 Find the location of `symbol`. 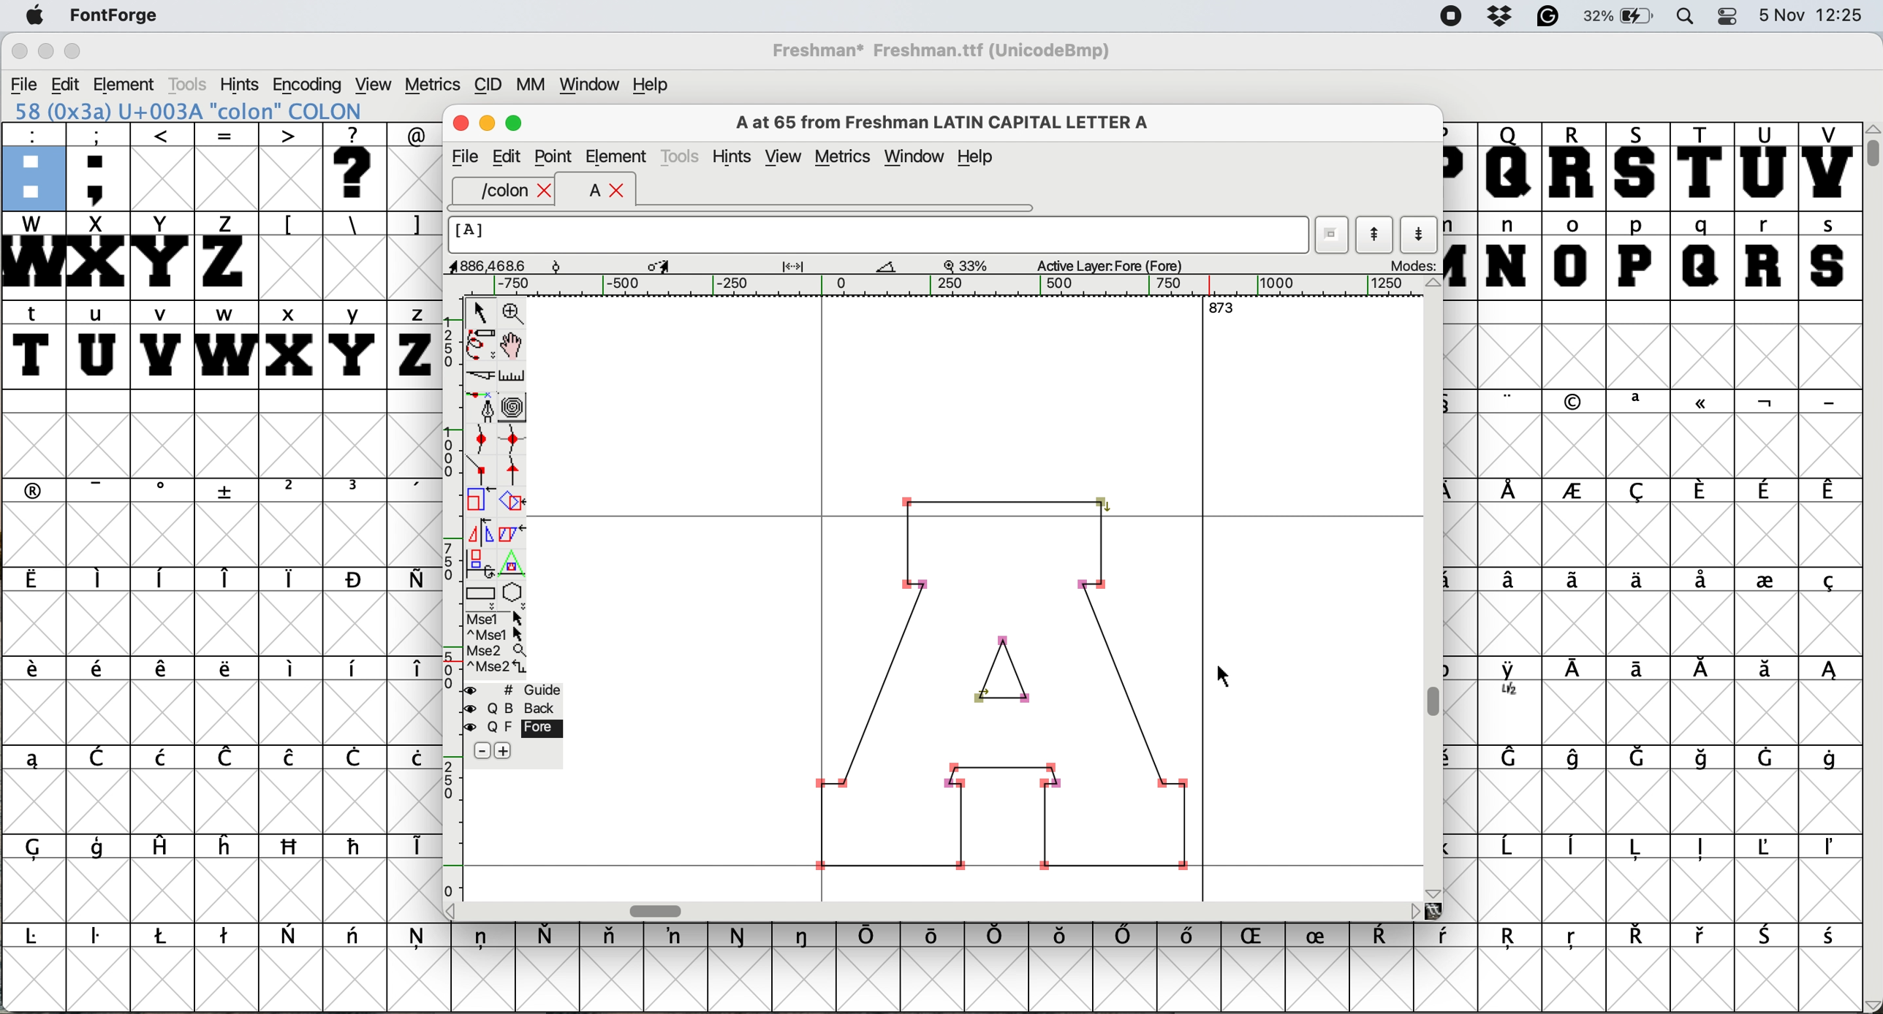

symbol is located at coordinates (1701, 848).